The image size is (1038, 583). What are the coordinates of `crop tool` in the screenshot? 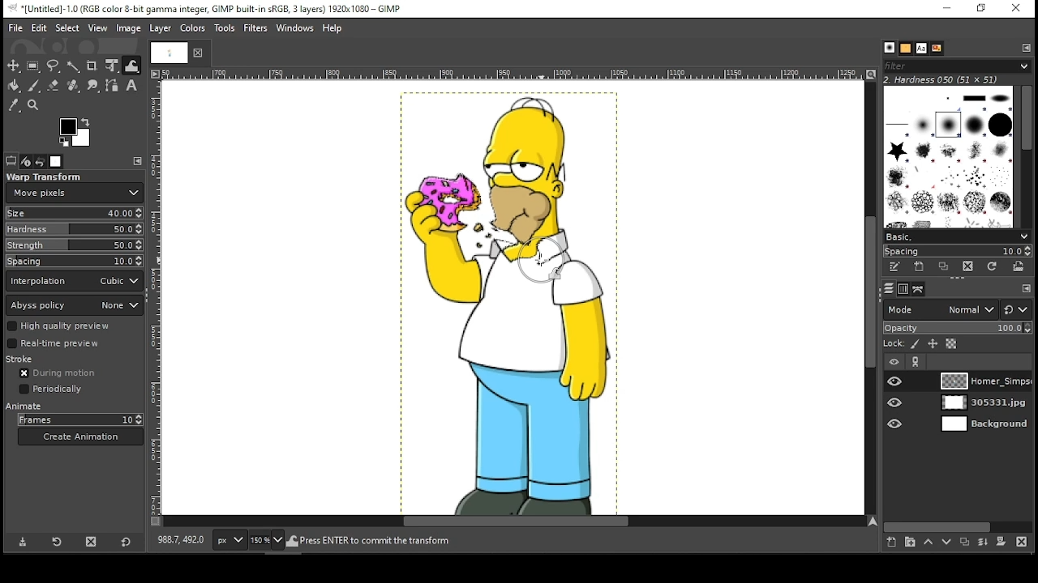 It's located at (92, 66).